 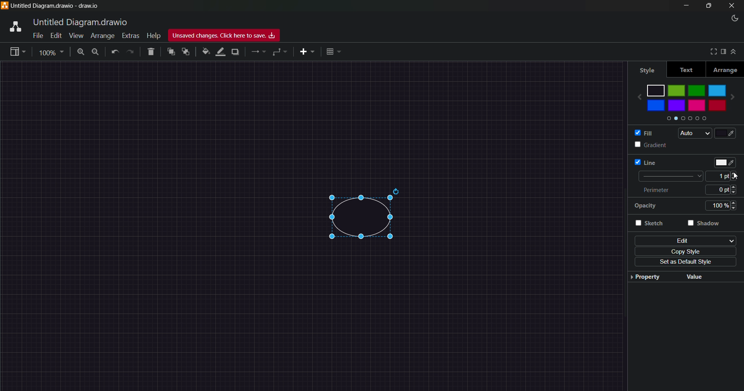 What do you see at coordinates (37, 36) in the screenshot?
I see `file` at bounding box center [37, 36].